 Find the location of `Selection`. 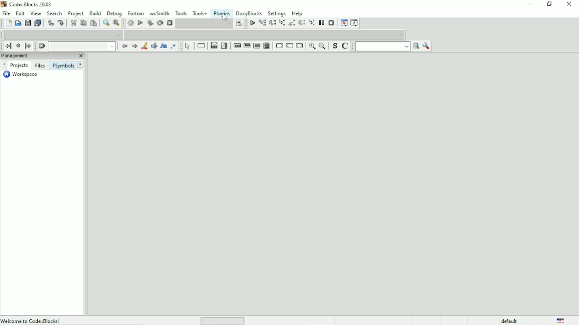

Selection is located at coordinates (224, 46).